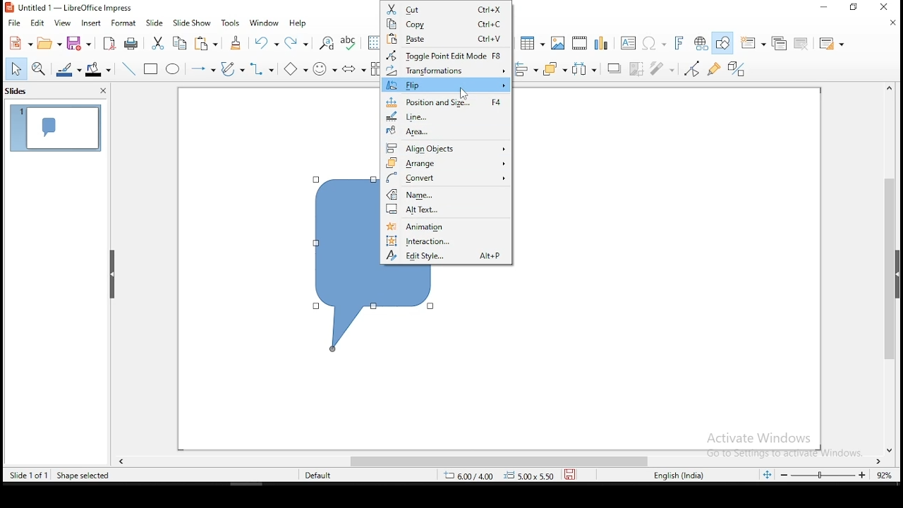 Image resolution: width=903 pixels, height=508 pixels. What do you see at coordinates (296, 69) in the screenshot?
I see `basic shapes` at bounding box center [296, 69].